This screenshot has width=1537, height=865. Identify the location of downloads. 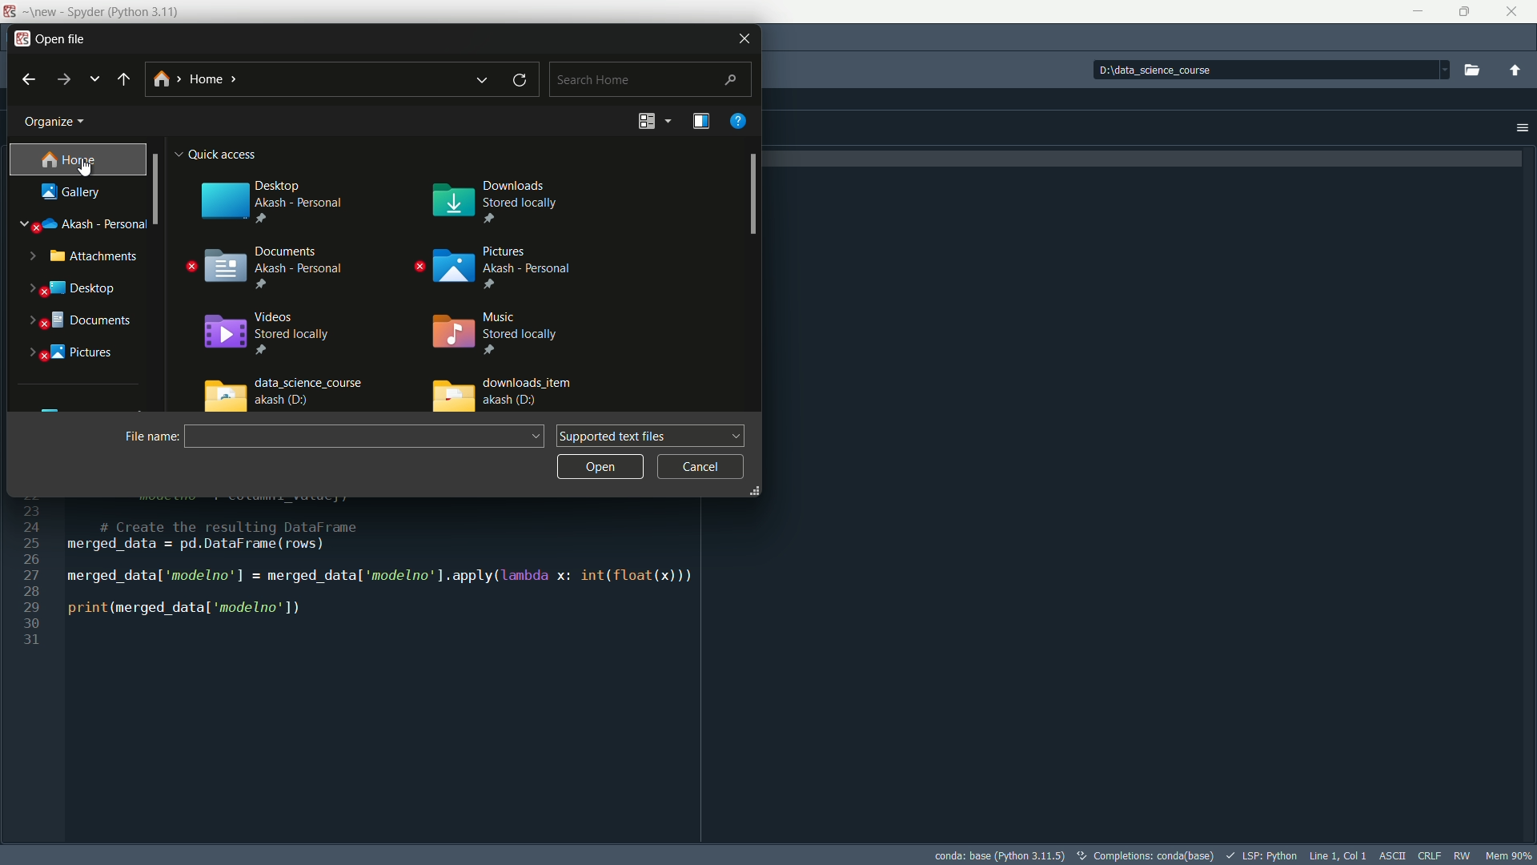
(499, 195).